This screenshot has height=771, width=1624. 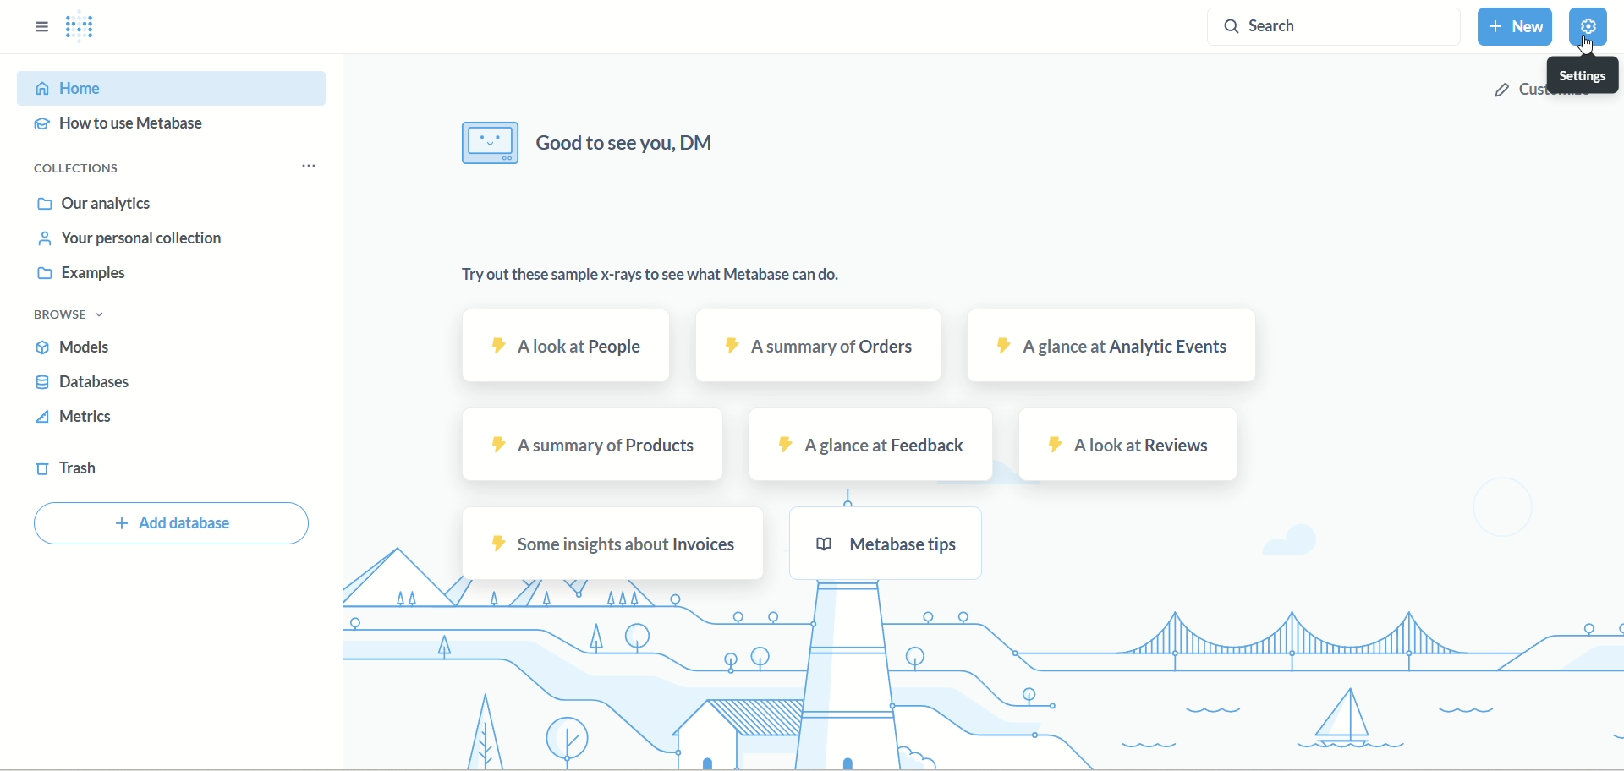 What do you see at coordinates (595, 444) in the screenshot?
I see `products` at bounding box center [595, 444].